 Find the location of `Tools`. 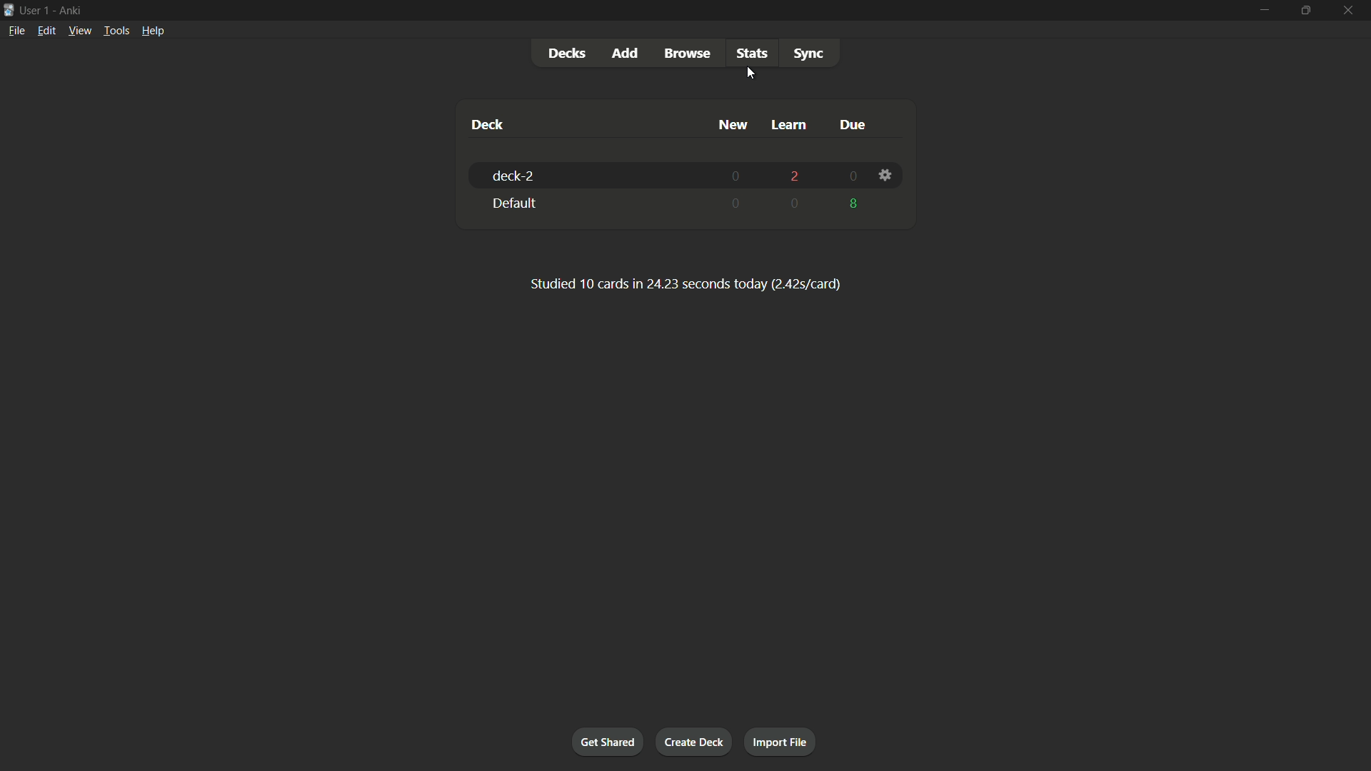

Tools is located at coordinates (117, 33).